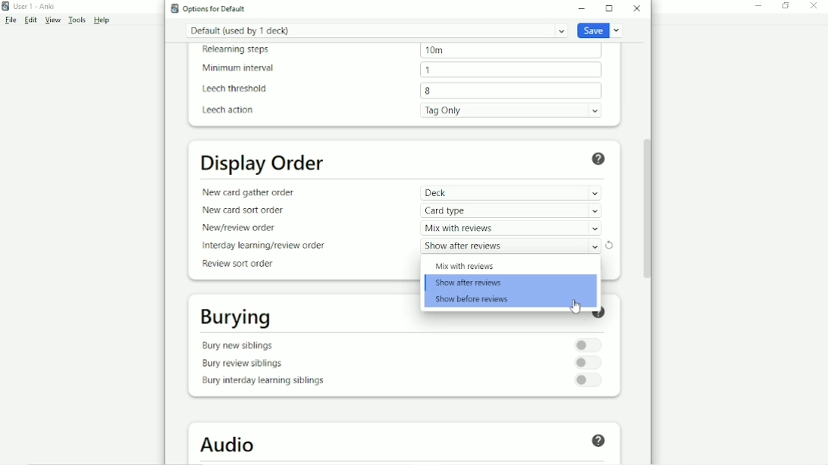  Describe the element at coordinates (576, 307) in the screenshot. I see `Cursor` at that location.